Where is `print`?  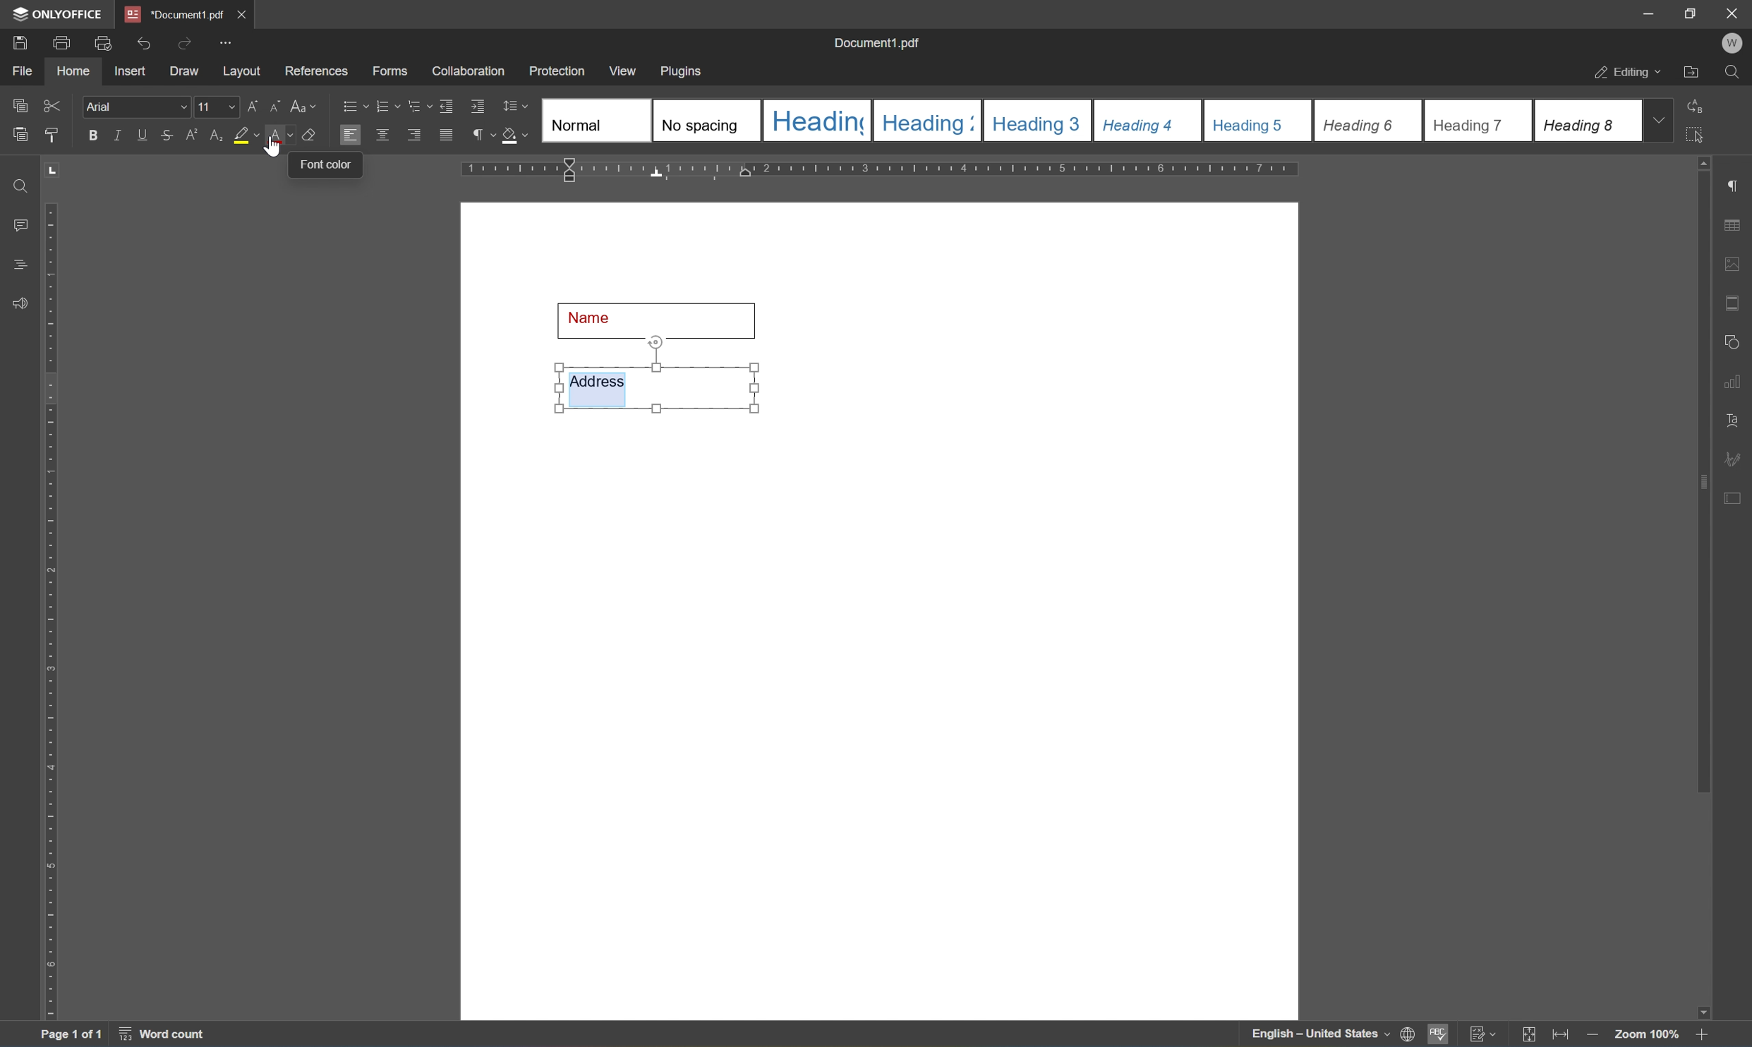 print is located at coordinates (59, 44).